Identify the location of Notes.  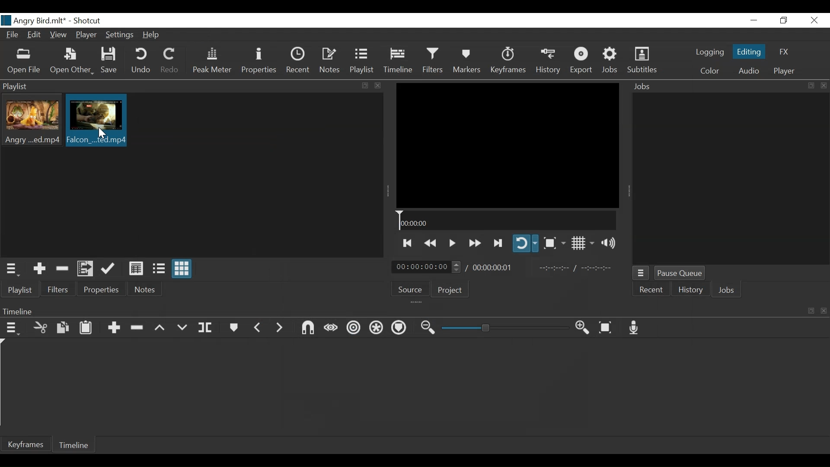
(330, 61).